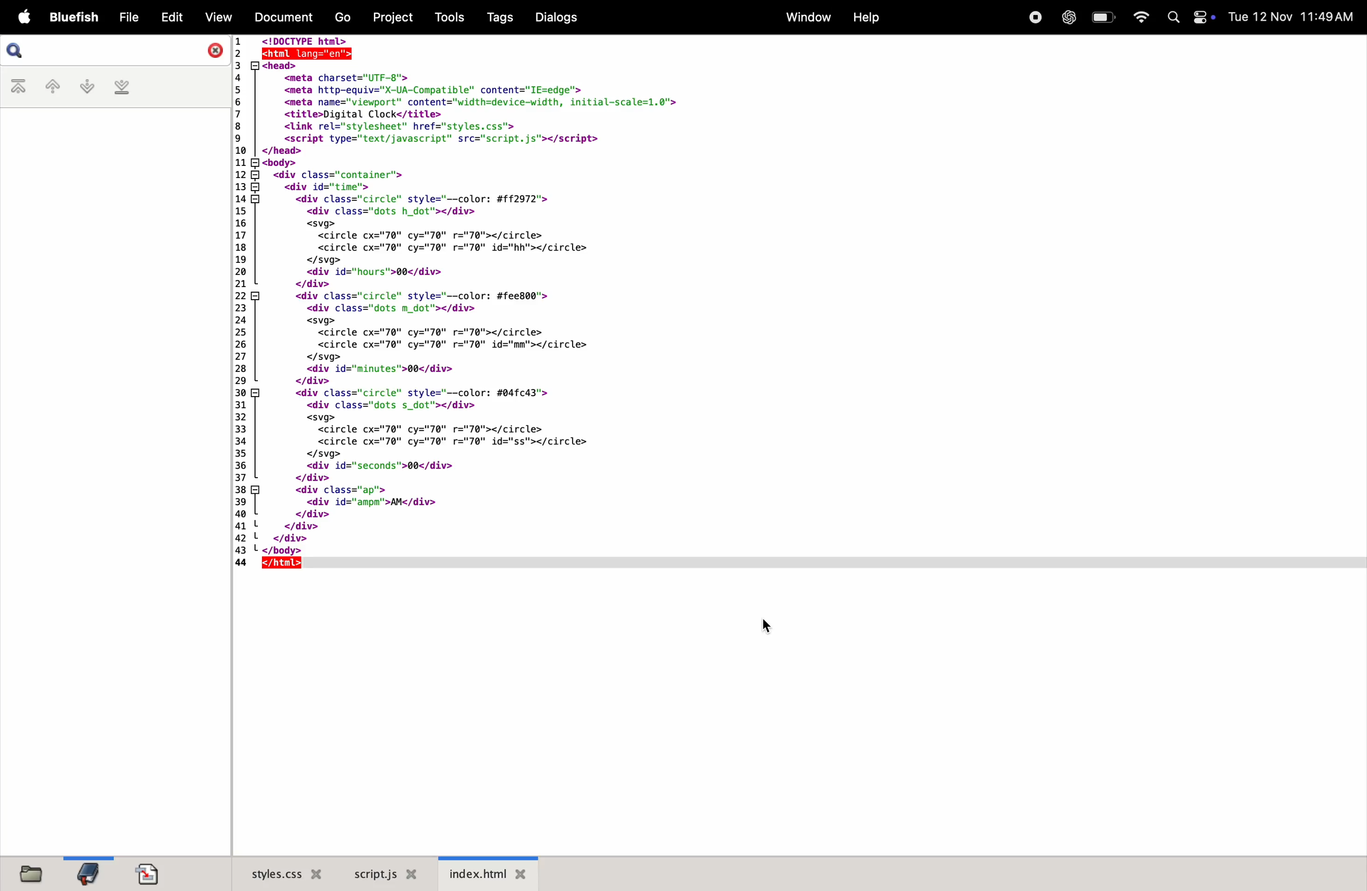 The height and width of the screenshot is (891, 1367). I want to click on bluefish menu, so click(74, 18).